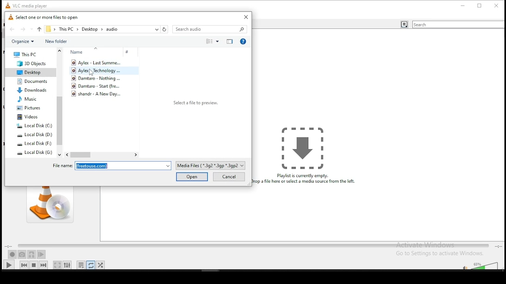  Describe the element at coordinates (245, 17) in the screenshot. I see `close window` at that location.